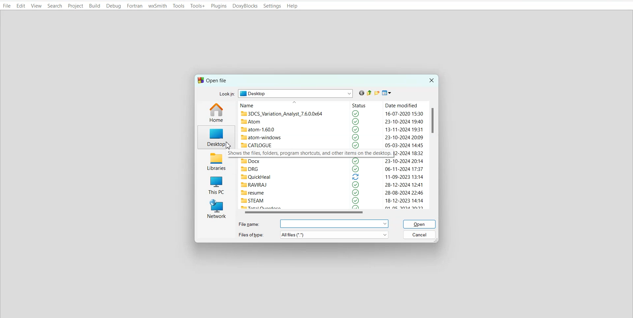  What do you see at coordinates (283, 104) in the screenshot?
I see `Name` at bounding box center [283, 104].